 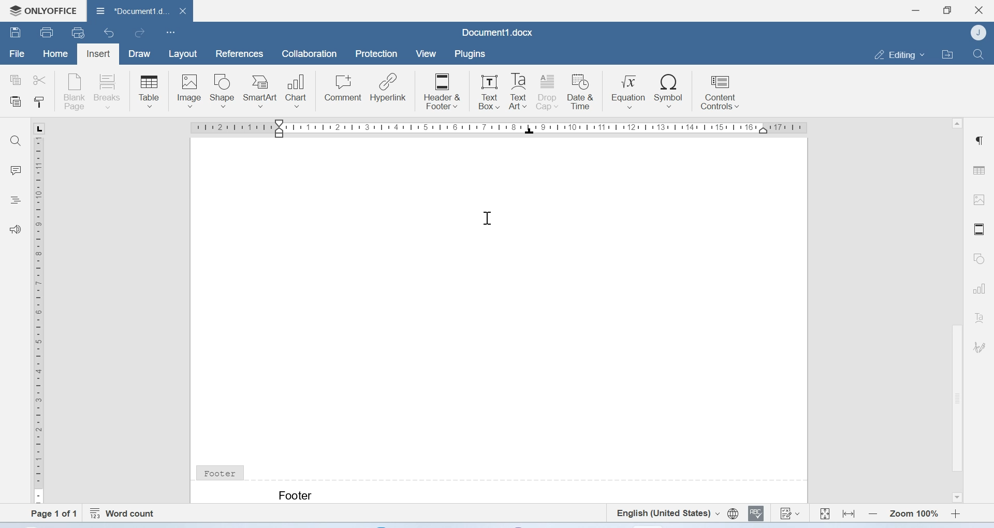 What do you see at coordinates (848, 512) in the screenshot?
I see `Fit to width` at bounding box center [848, 512].